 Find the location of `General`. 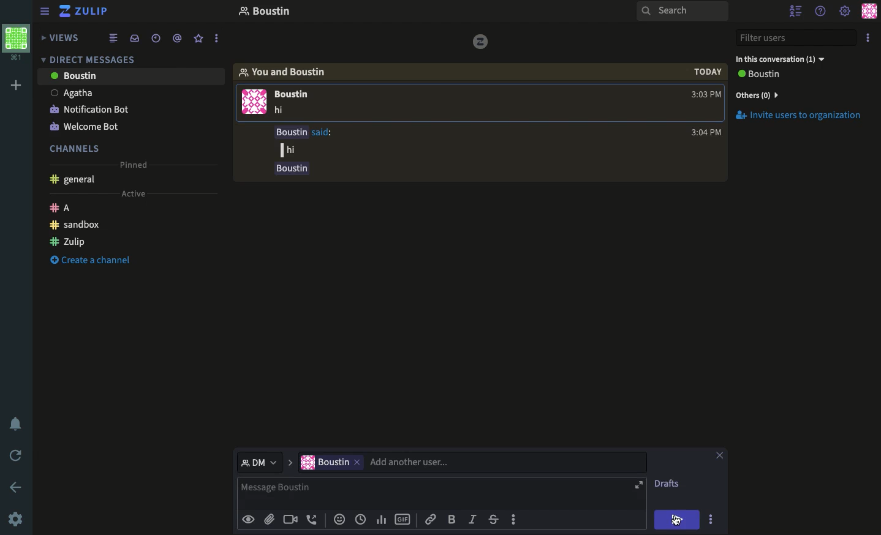

General is located at coordinates (75, 179).